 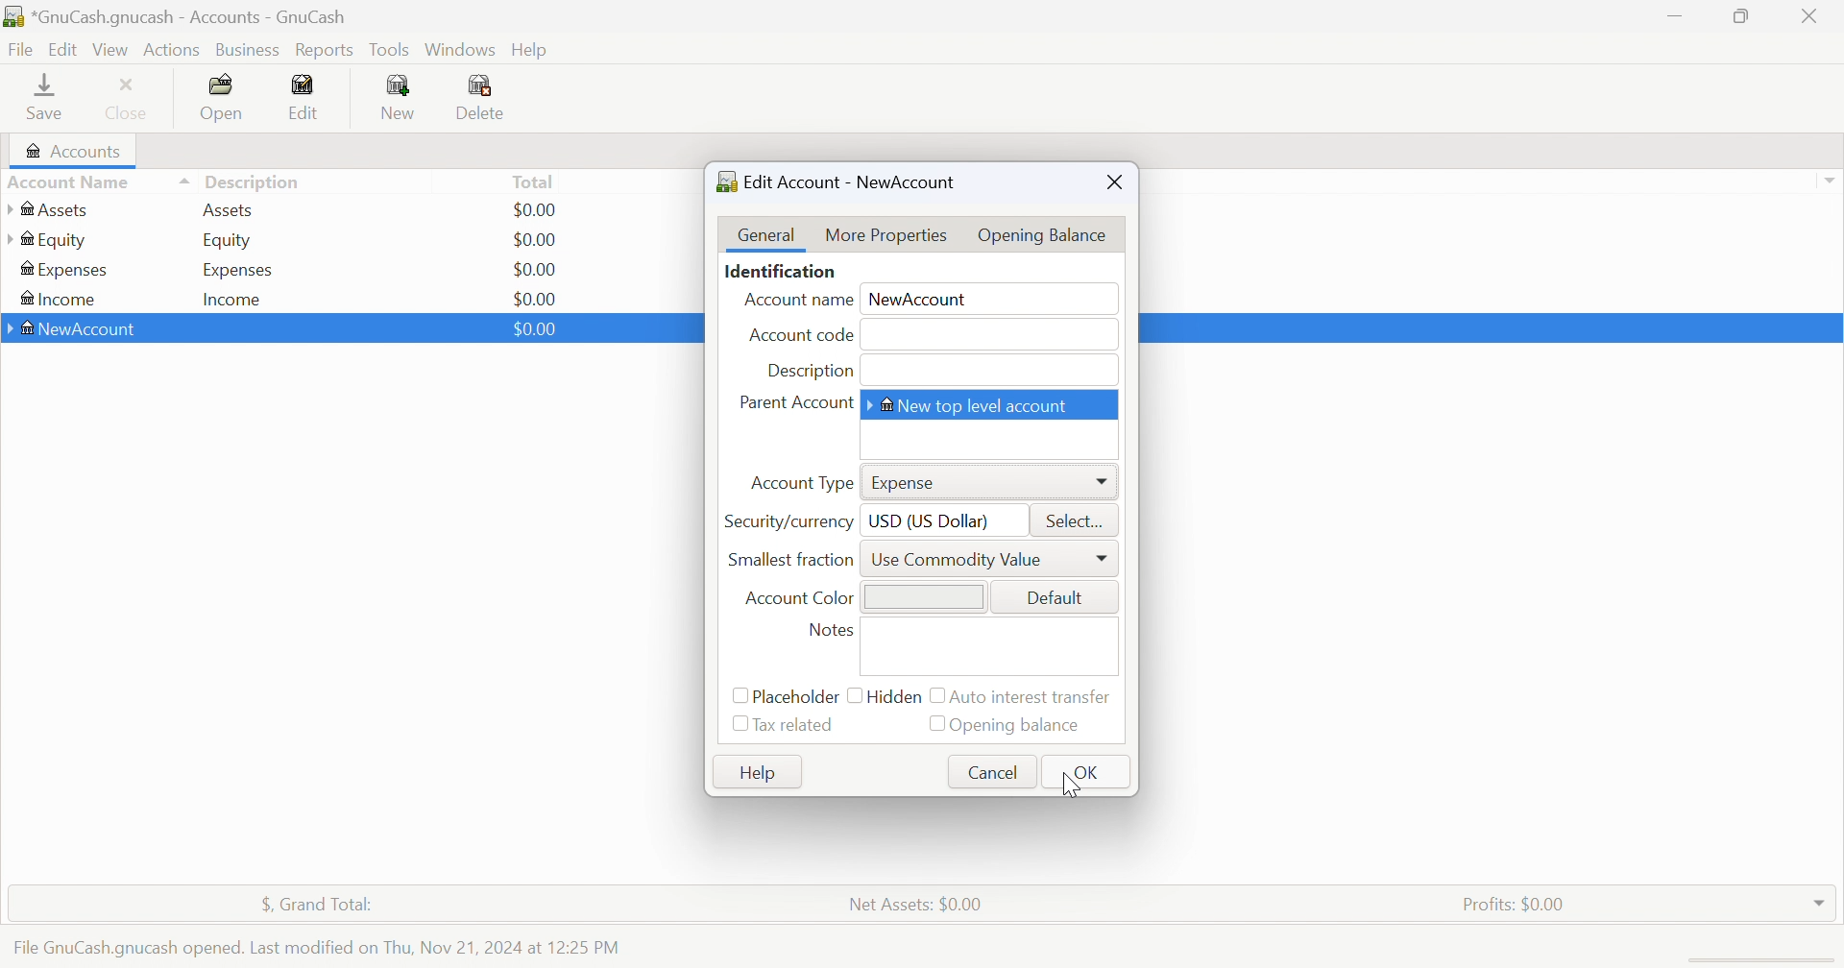 I want to click on $0.00, so click(x=534, y=328).